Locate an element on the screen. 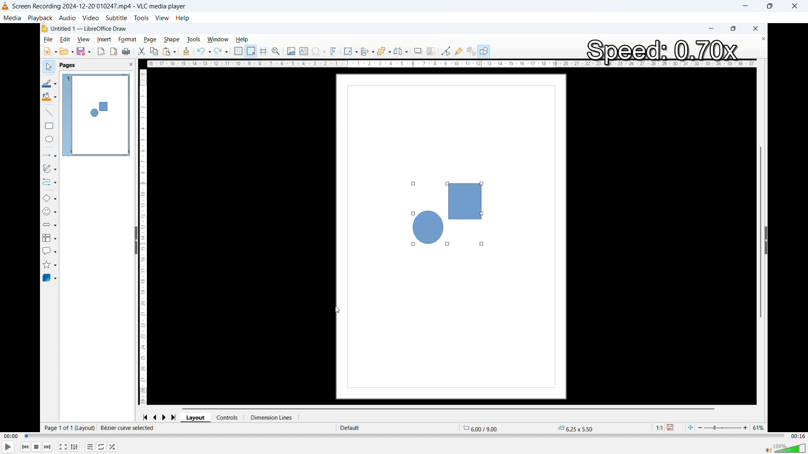 This screenshot has width=808, height=454. Media  is located at coordinates (13, 18).